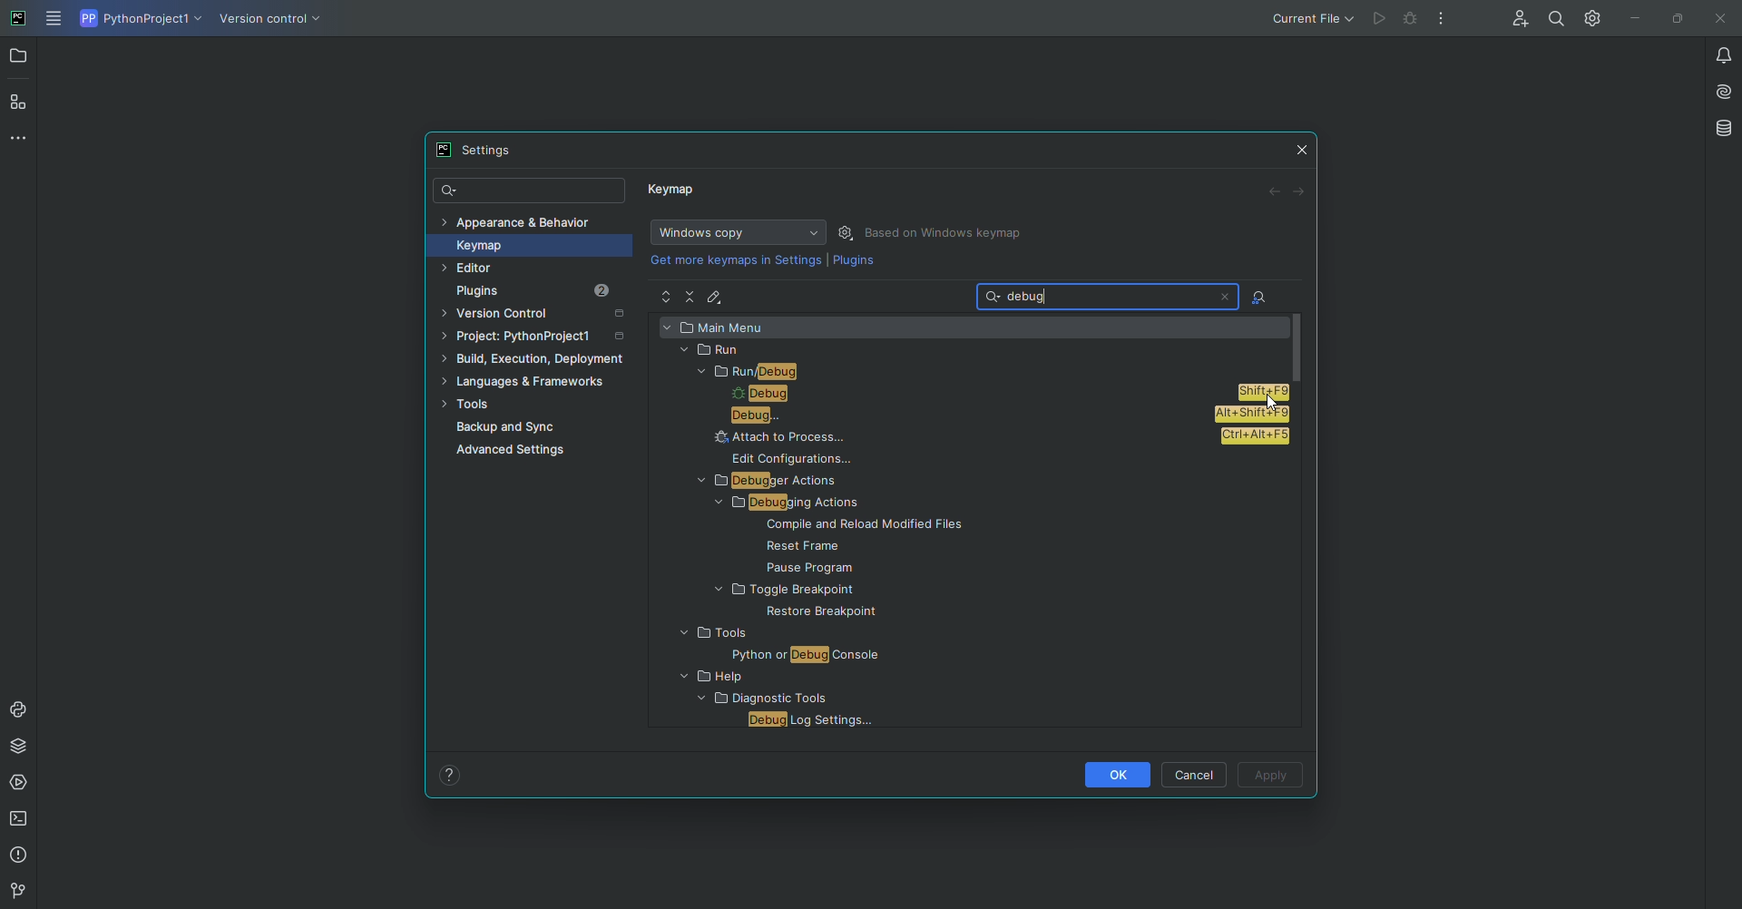 This screenshot has height=909, width=1742. Describe the element at coordinates (274, 22) in the screenshot. I see `Version COntrol` at that location.